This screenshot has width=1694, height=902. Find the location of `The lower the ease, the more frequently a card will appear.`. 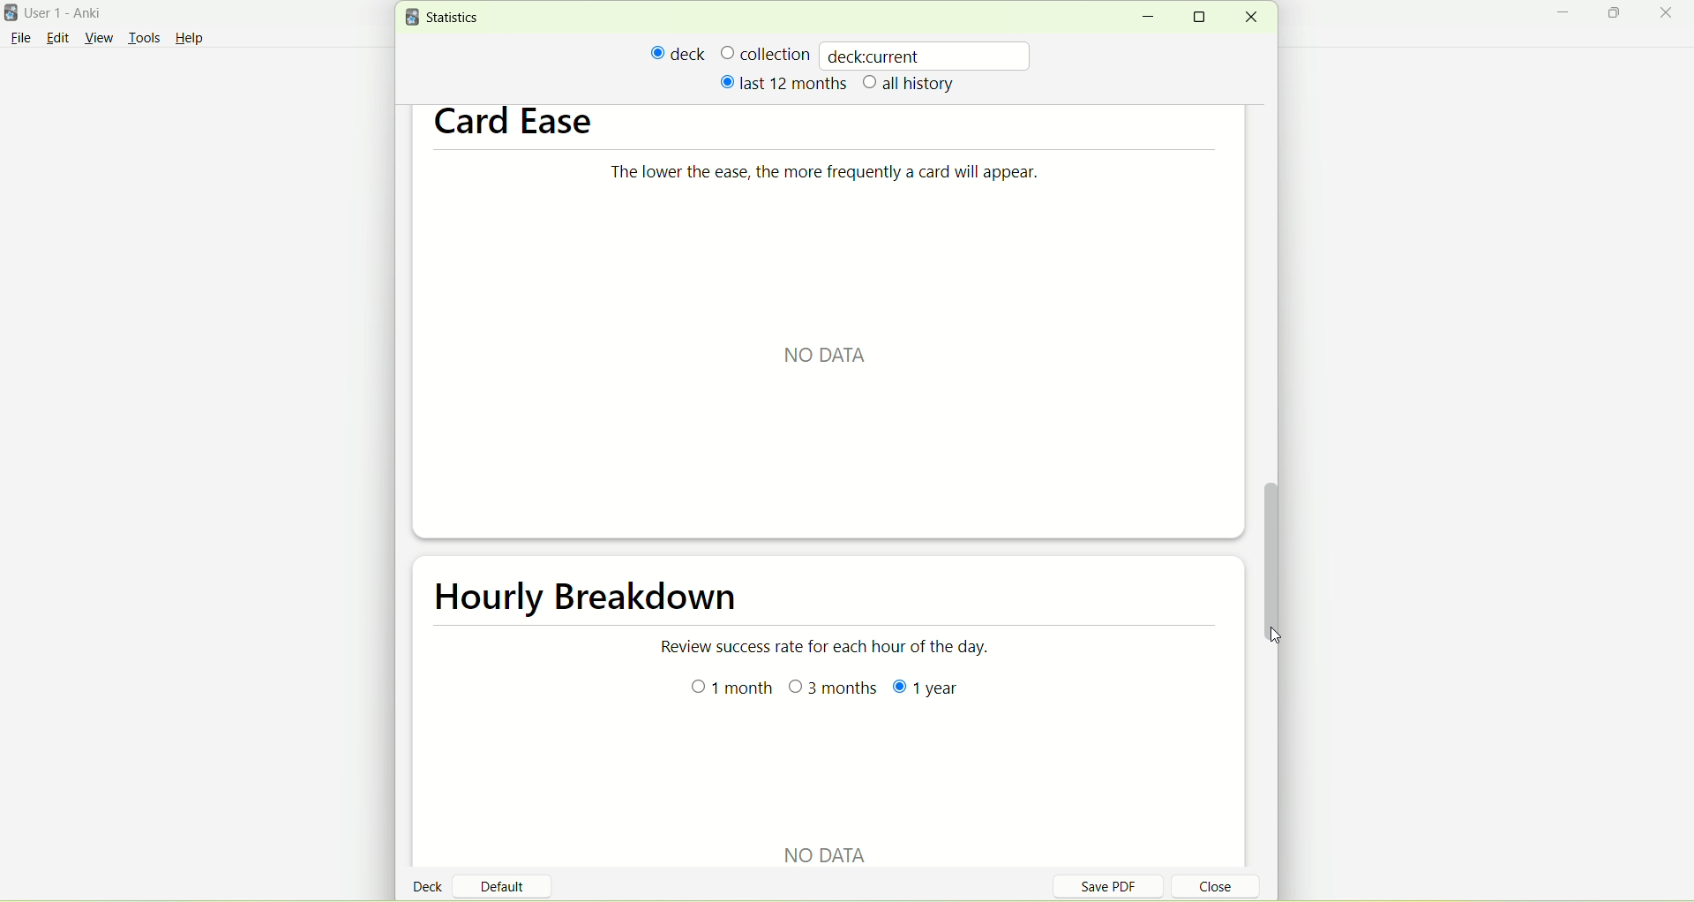

The lower the ease, the more frequently a card will appear. is located at coordinates (855, 177).